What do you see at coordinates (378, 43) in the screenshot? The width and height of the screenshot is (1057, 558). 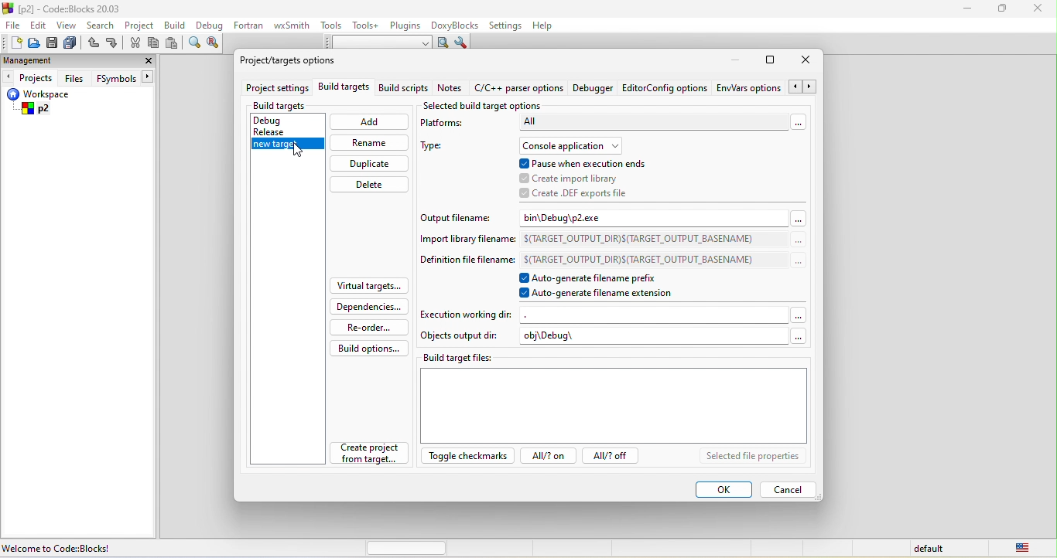 I see `text to search` at bounding box center [378, 43].